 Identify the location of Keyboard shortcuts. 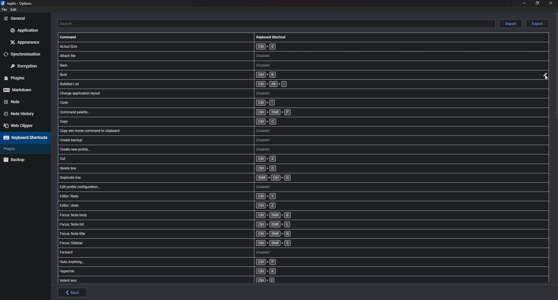
(24, 137).